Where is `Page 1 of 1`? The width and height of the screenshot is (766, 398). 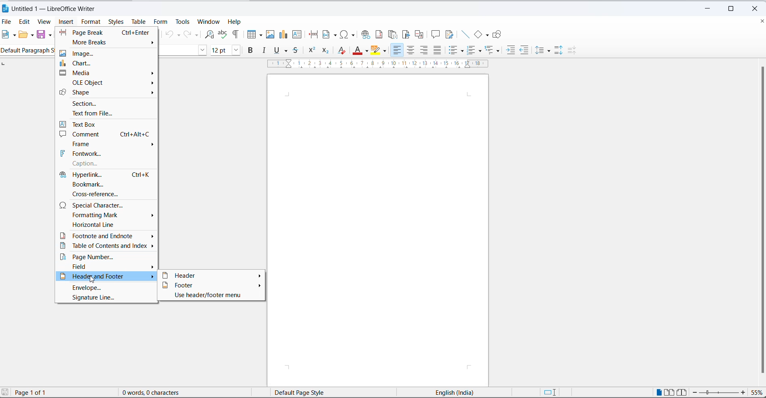
Page 1 of 1 is located at coordinates (44, 392).